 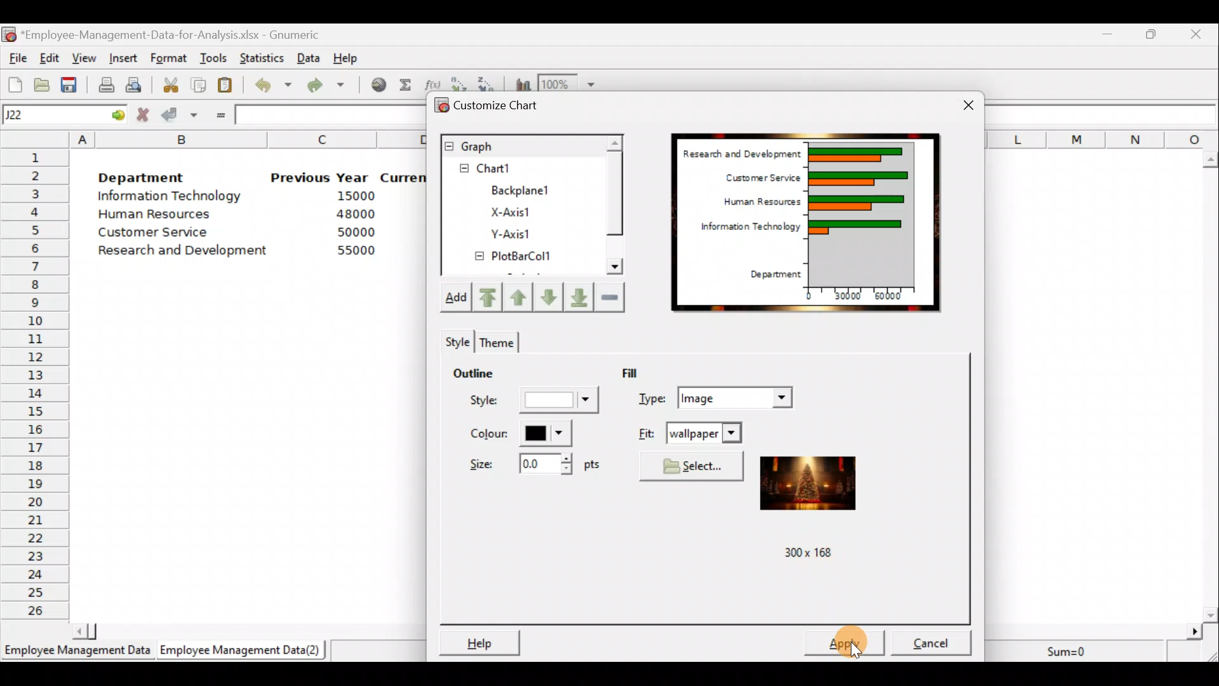 I want to click on Close, so click(x=961, y=102).